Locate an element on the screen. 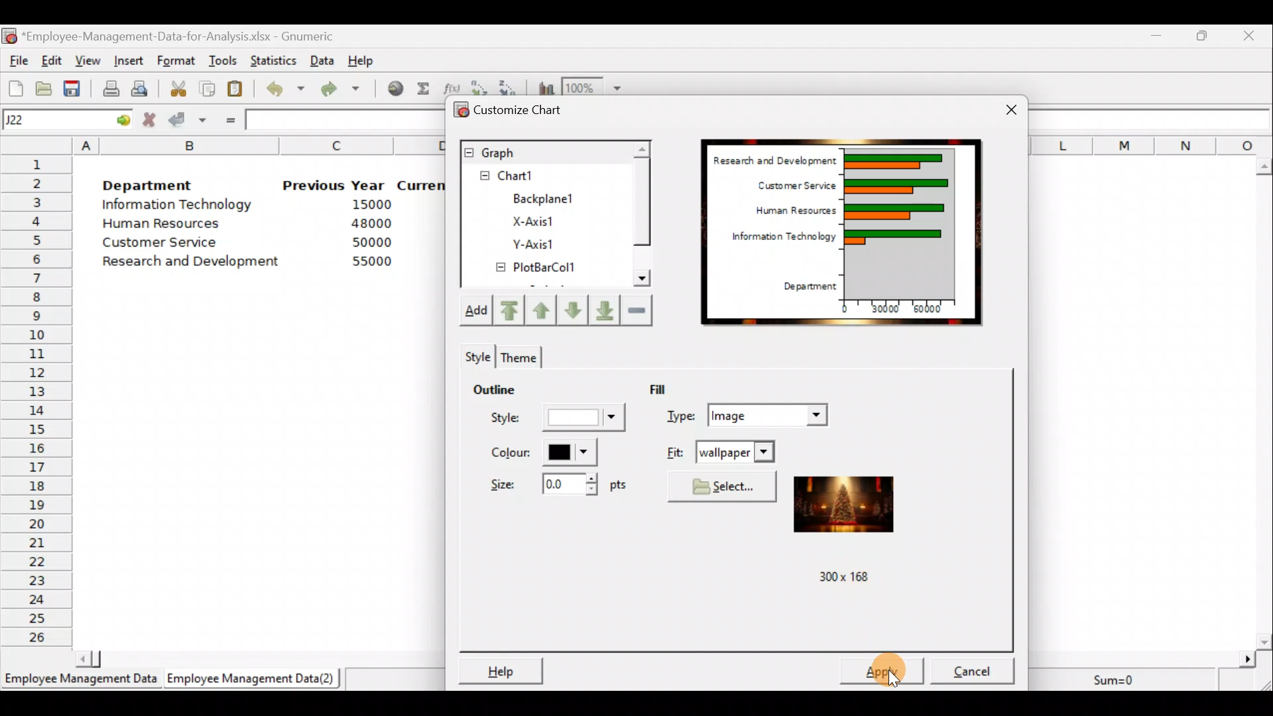 This screenshot has height=716, width=1273. 300x 168 is located at coordinates (839, 575).